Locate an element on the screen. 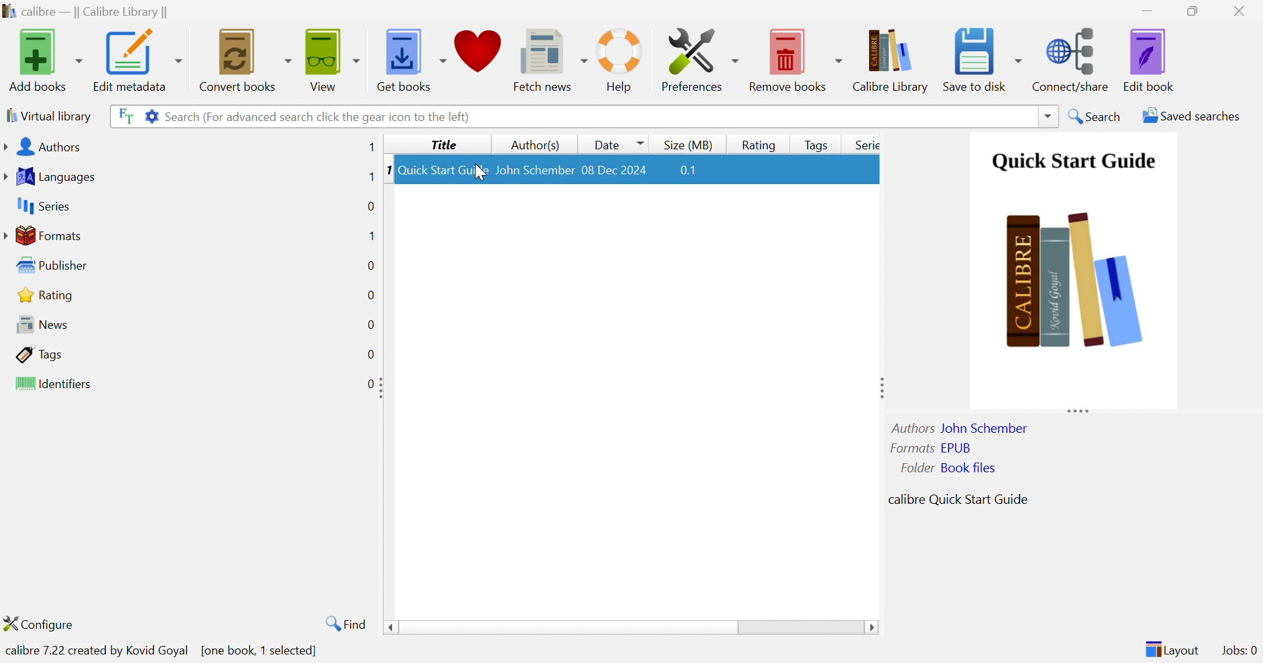  Rating is located at coordinates (43, 295).